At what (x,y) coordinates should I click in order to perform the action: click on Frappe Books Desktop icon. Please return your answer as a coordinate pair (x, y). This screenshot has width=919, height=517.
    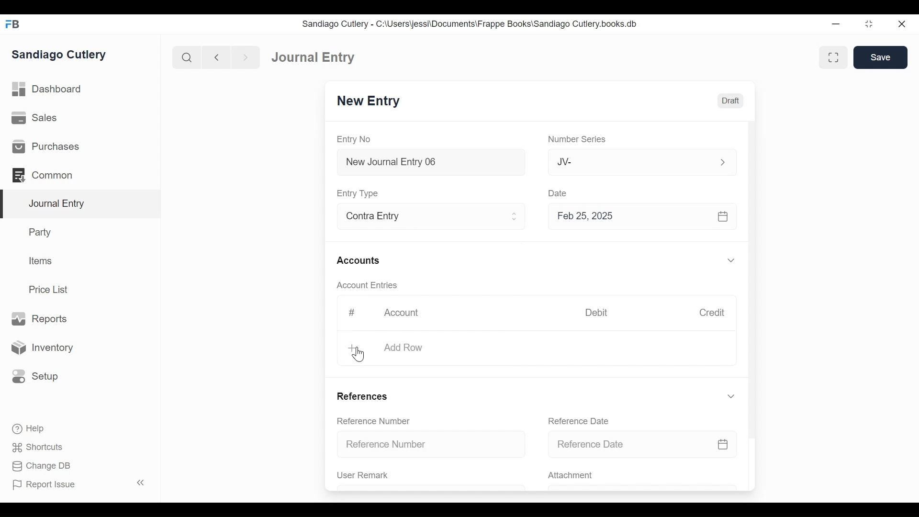
    Looking at the image, I should click on (13, 24).